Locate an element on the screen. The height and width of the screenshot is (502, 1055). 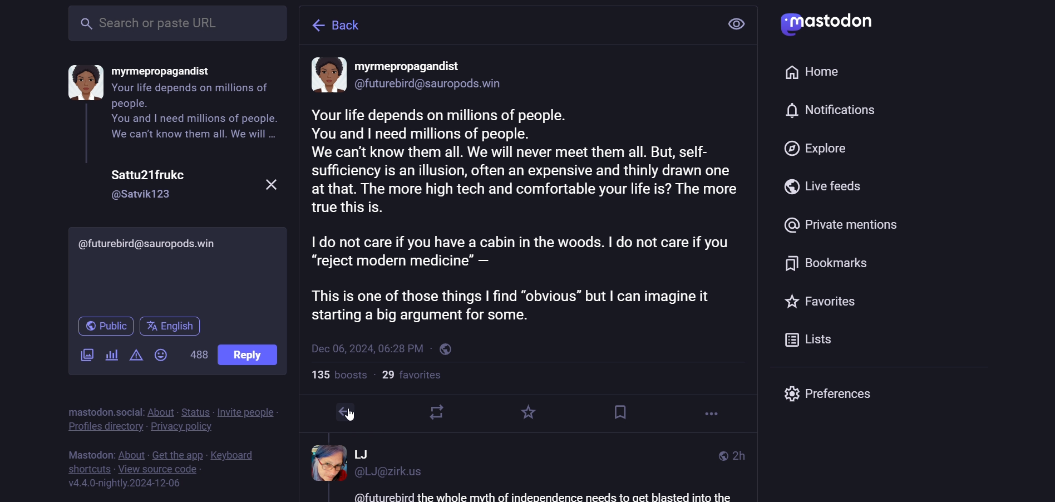
images/videos is located at coordinates (82, 355).